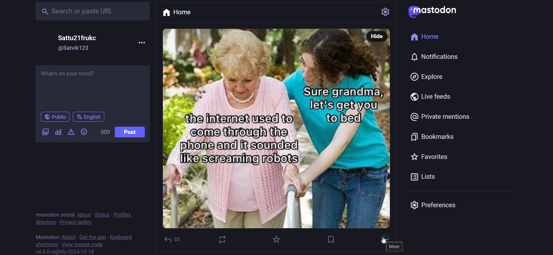 The height and width of the screenshot is (255, 553). Describe the element at coordinates (58, 132) in the screenshot. I see `poll` at that location.